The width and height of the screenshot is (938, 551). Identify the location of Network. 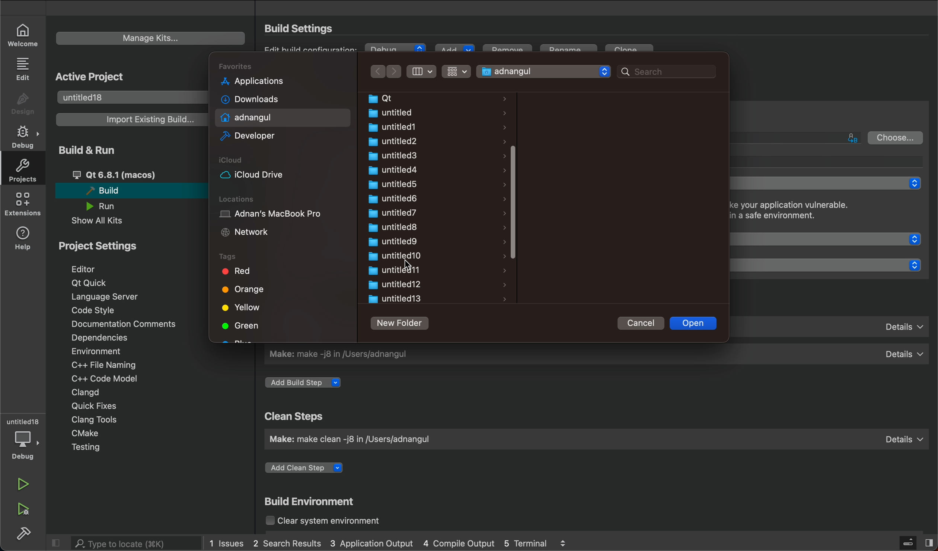
(245, 233).